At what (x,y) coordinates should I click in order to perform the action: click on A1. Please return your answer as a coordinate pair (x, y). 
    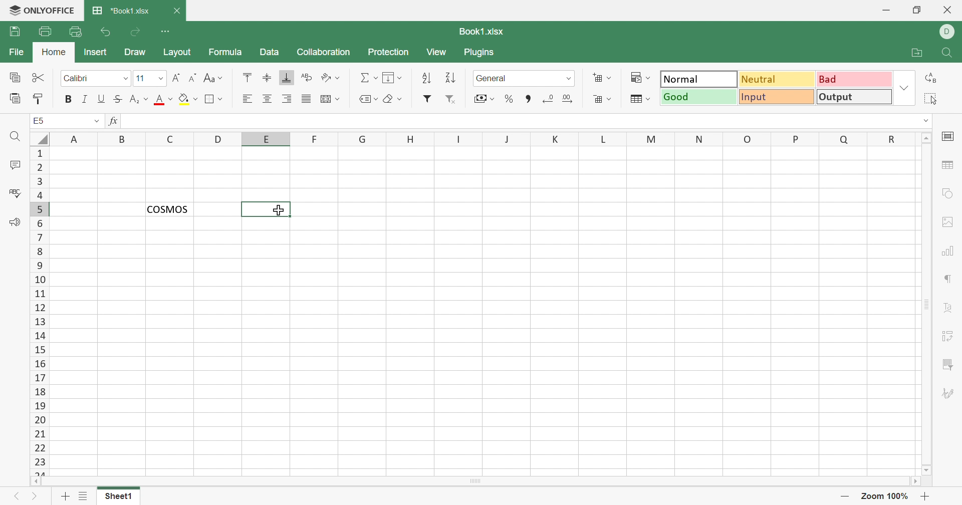
    Looking at the image, I should click on (39, 120).